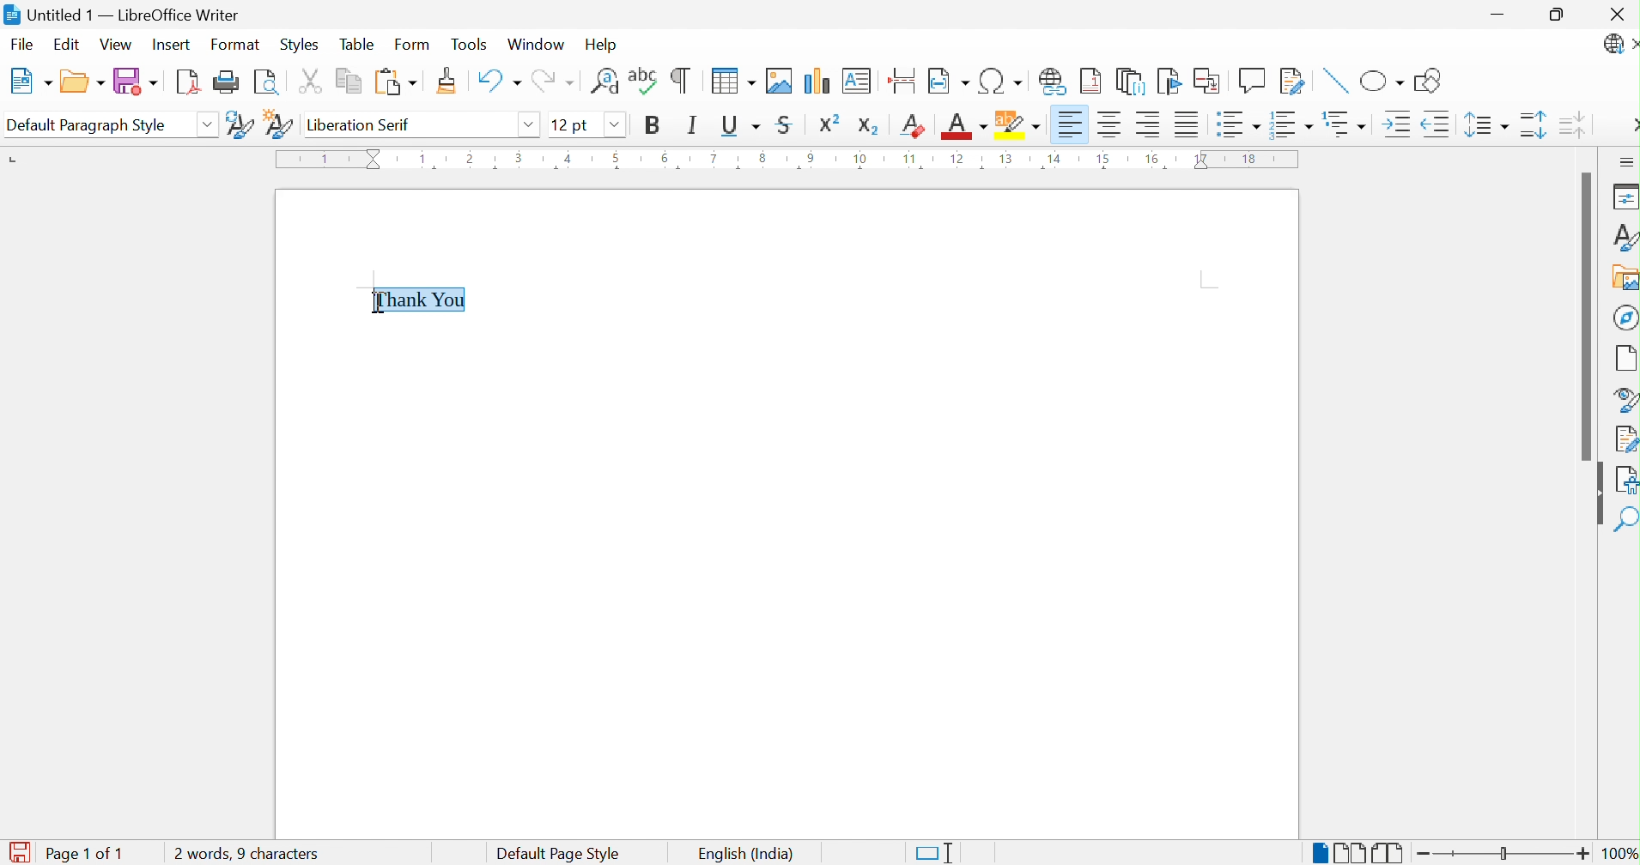  What do you see at coordinates (358, 124) in the screenshot?
I see `Liberation Serif` at bounding box center [358, 124].